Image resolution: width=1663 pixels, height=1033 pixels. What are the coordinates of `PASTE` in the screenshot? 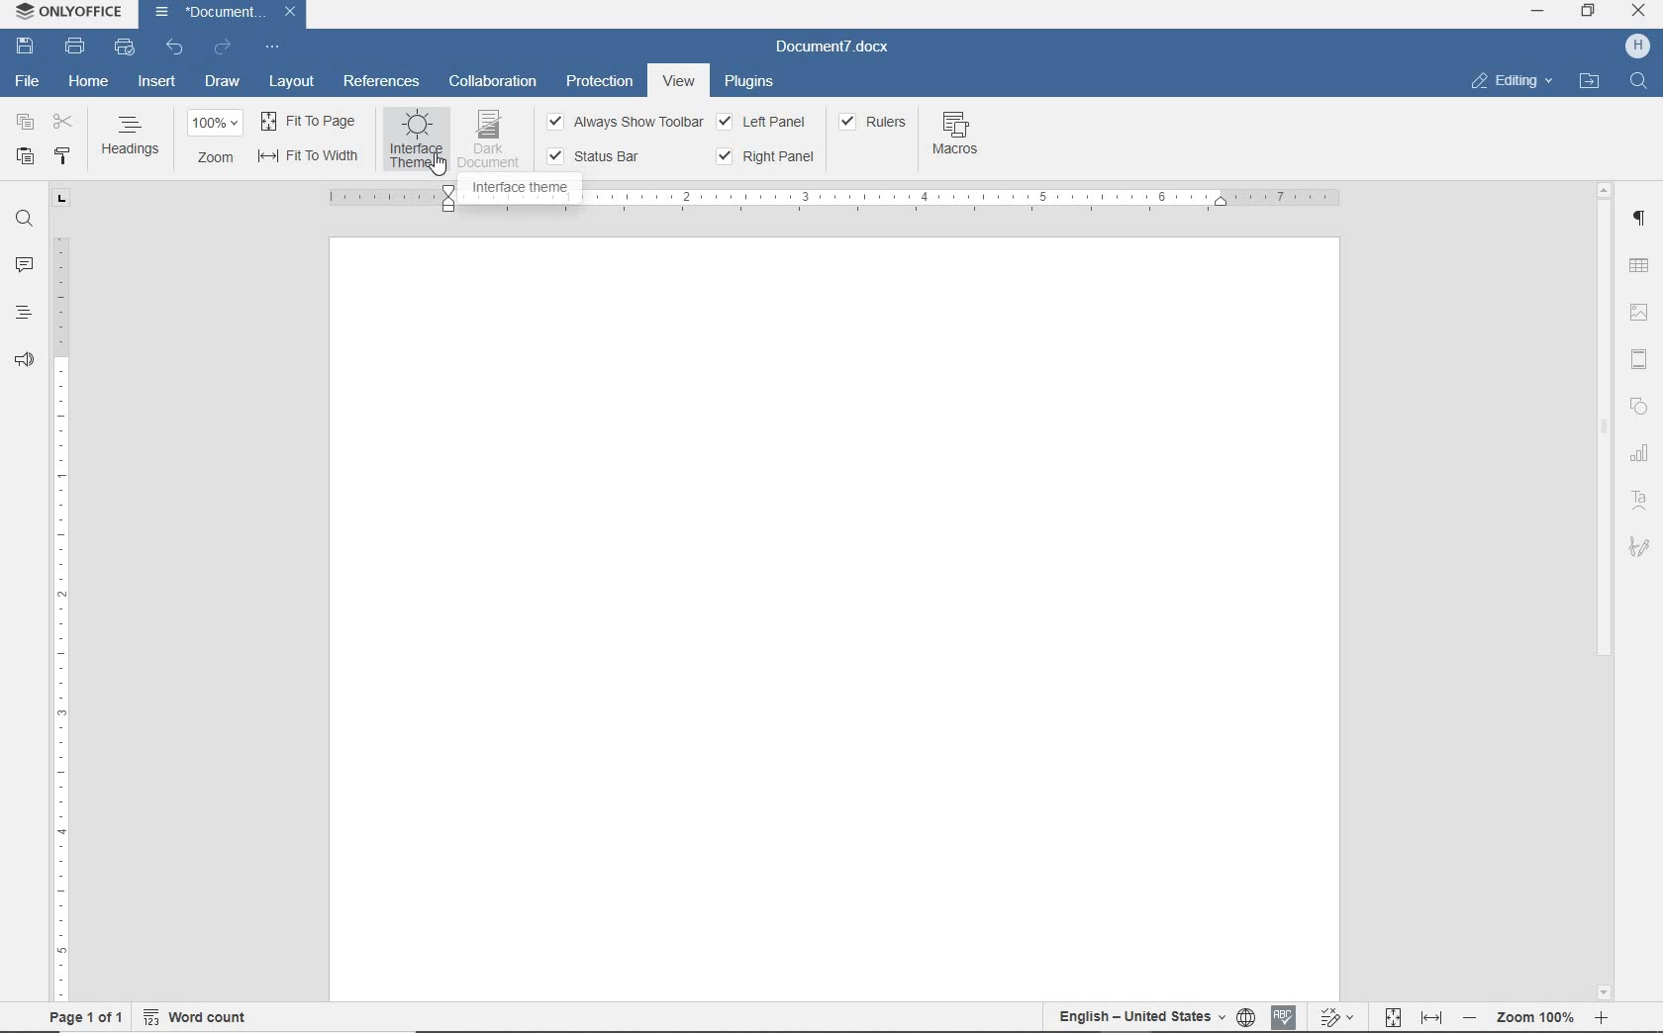 It's located at (24, 155).